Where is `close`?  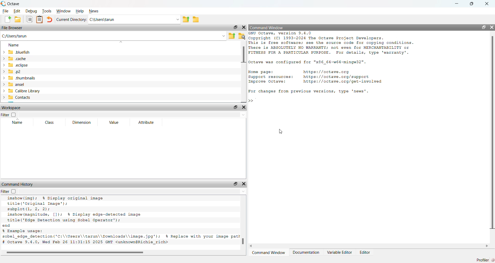
close is located at coordinates (487, 3).